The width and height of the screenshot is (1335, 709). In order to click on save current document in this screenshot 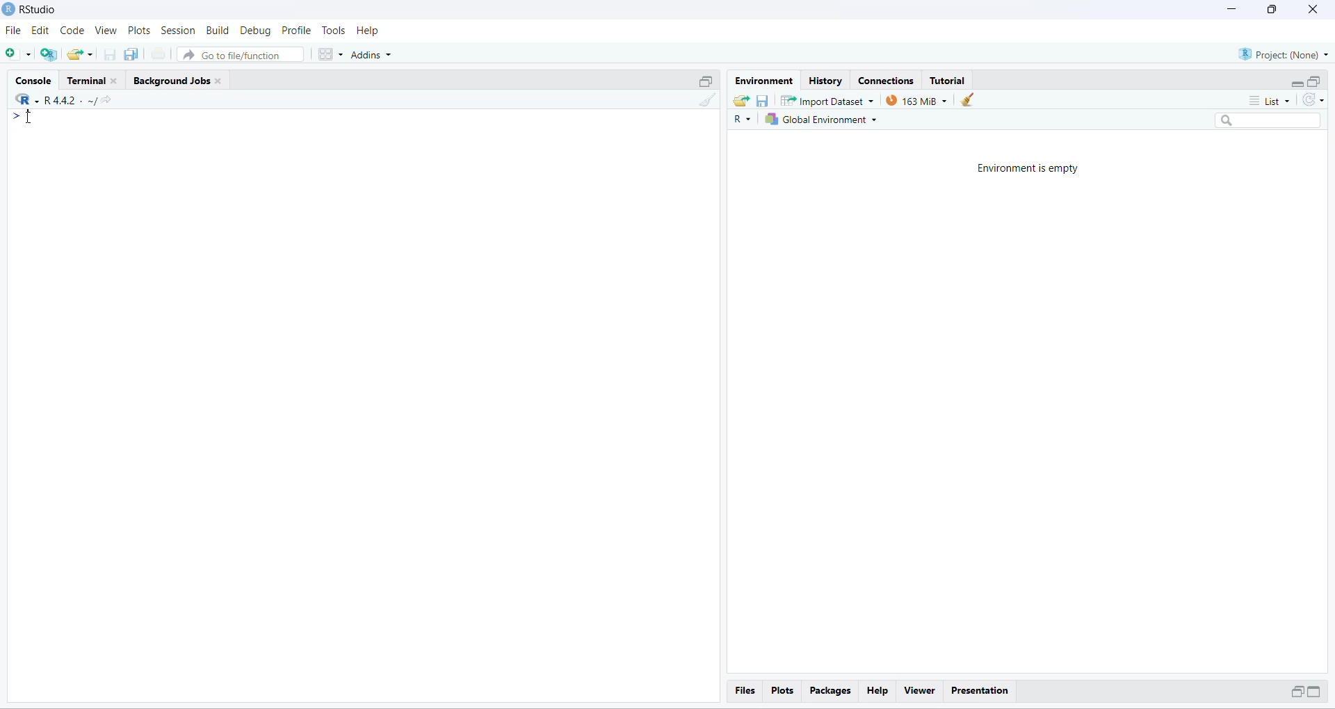, I will do `click(109, 55)`.